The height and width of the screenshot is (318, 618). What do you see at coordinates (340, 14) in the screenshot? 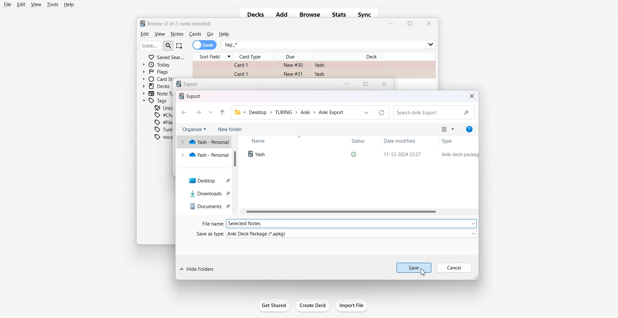
I see `Stats` at bounding box center [340, 14].